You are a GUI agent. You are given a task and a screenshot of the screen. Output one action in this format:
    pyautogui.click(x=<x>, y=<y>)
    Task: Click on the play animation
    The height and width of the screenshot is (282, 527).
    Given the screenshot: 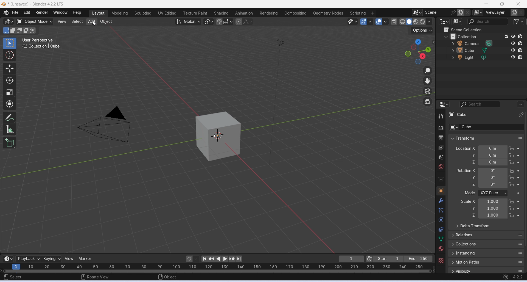 What is the action you would take?
    pyautogui.click(x=218, y=259)
    